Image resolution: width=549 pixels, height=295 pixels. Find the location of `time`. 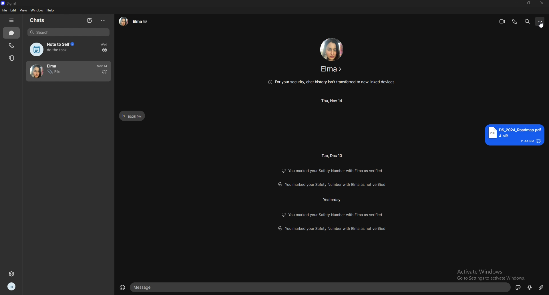

time is located at coordinates (332, 200).